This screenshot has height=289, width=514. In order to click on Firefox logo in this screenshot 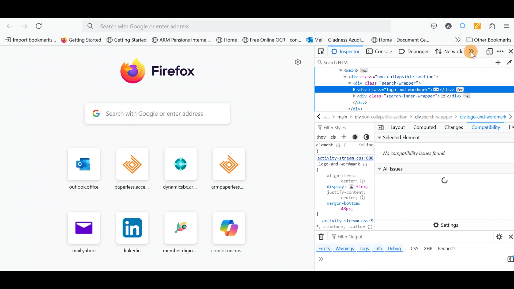, I will do `click(162, 73)`.